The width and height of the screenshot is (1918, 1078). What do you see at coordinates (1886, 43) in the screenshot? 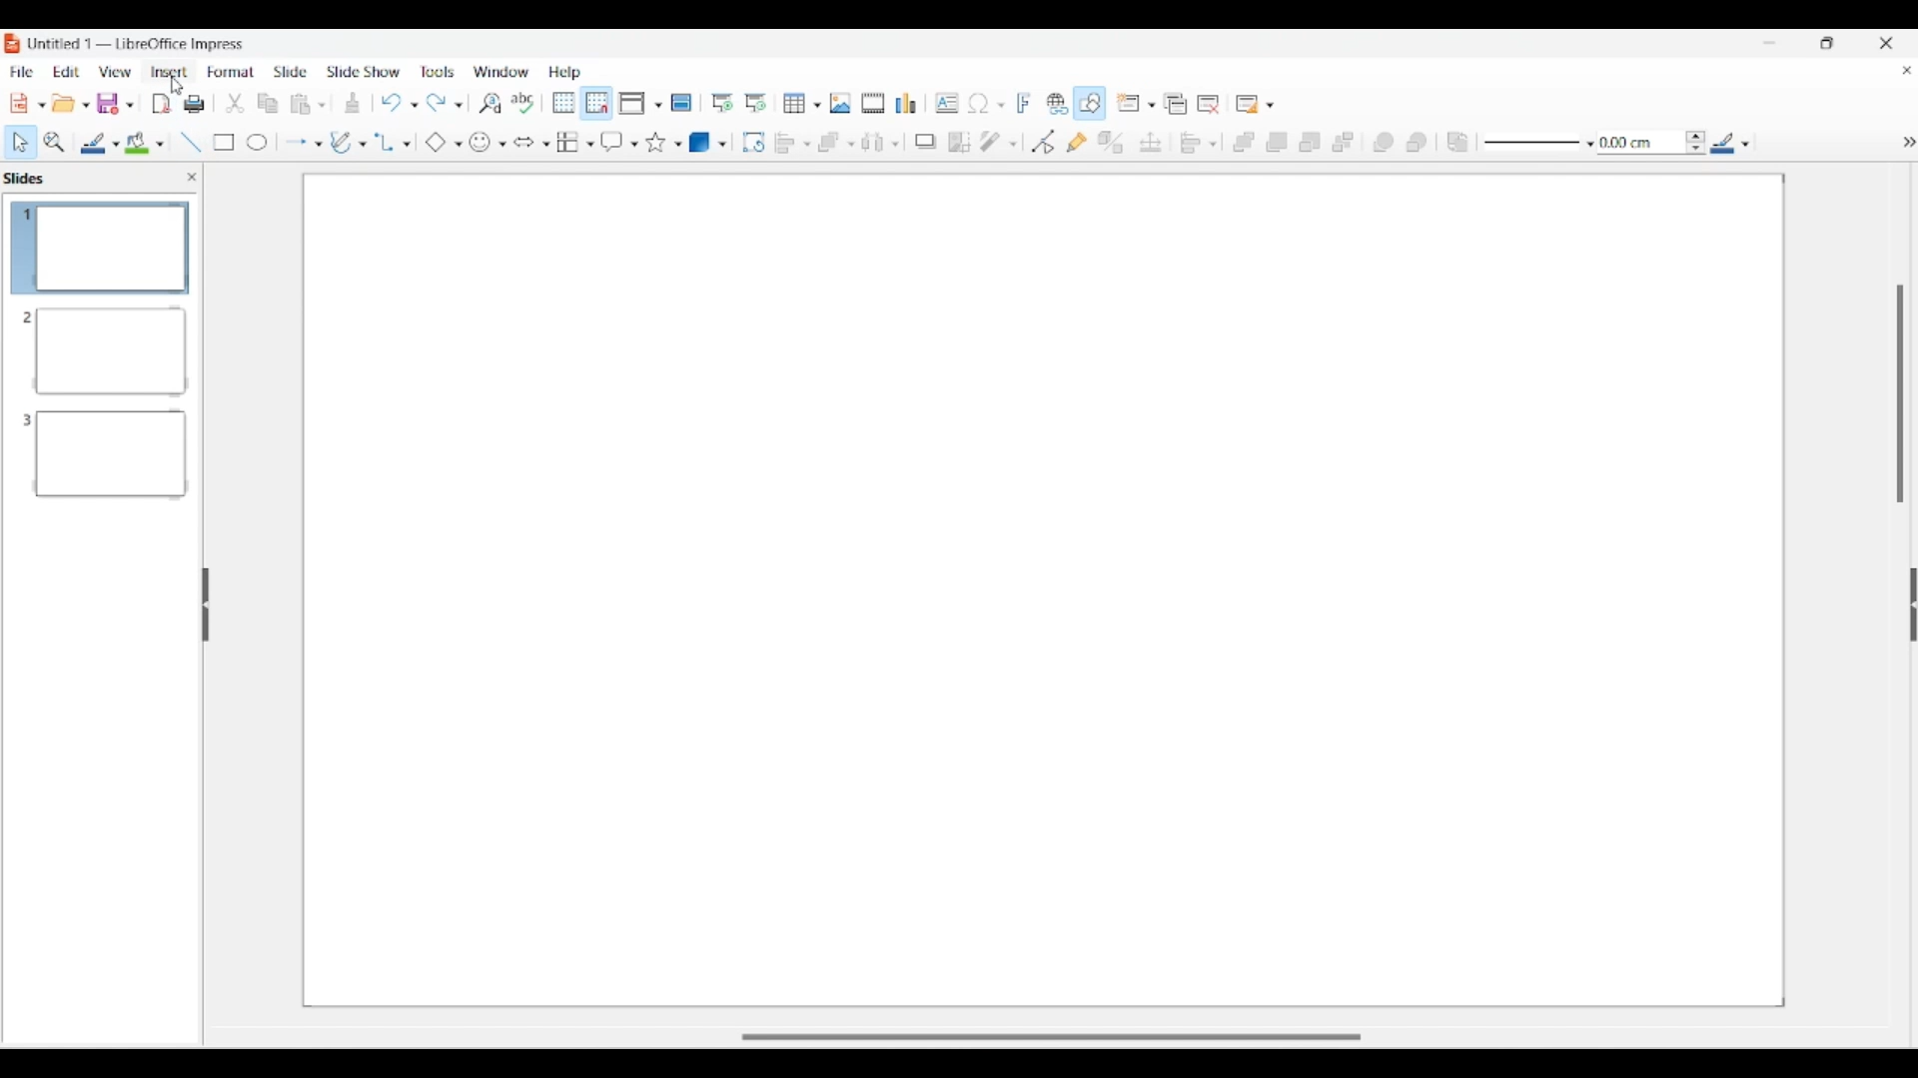
I see `Close interface` at bounding box center [1886, 43].